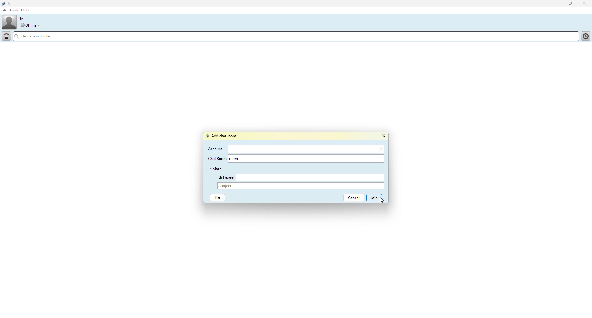  I want to click on join, so click(375, 198).